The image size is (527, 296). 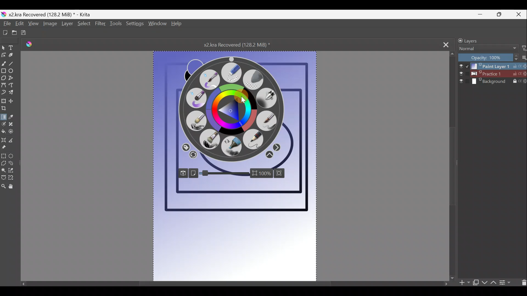 What do you see at coordinates (4, 33) in the screenshot?
I see `Create new document` at bounding box center [4, 33].